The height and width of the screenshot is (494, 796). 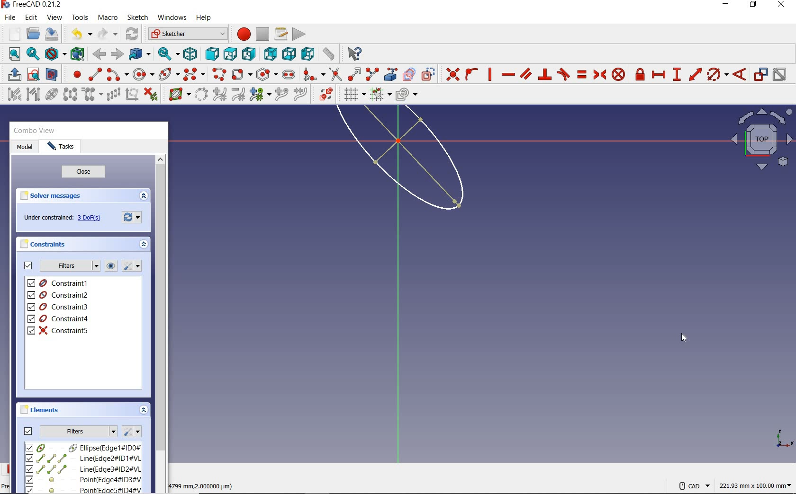 I want to click on create line, so click(x=95, y=74).